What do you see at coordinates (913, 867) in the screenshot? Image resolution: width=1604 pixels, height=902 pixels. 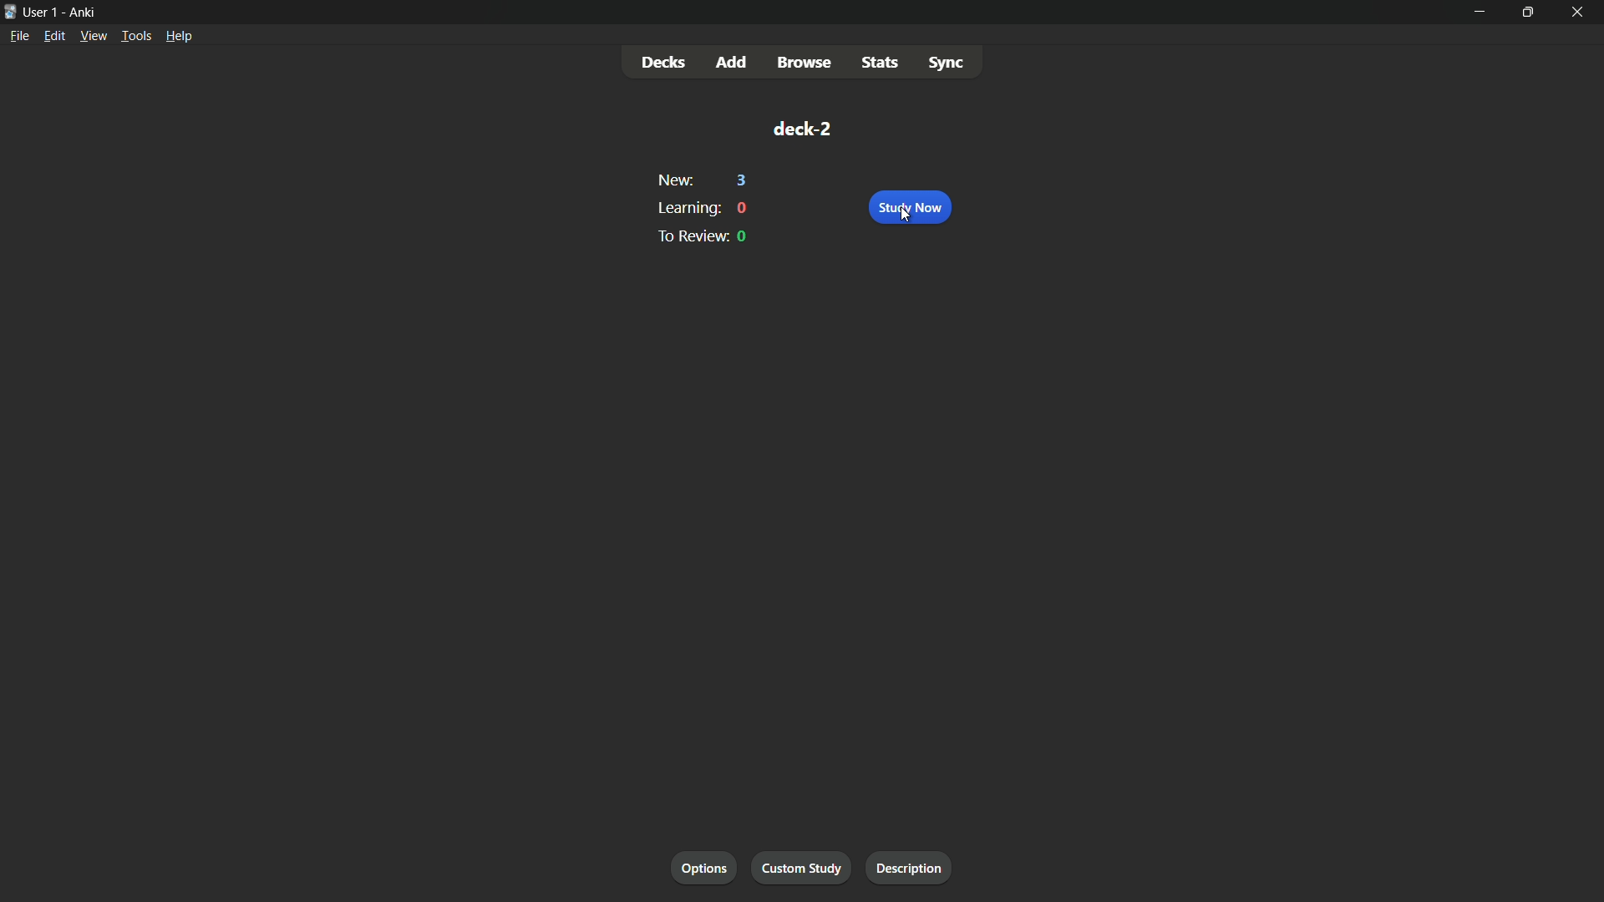 I see `description` at bounding box center [913, 867].